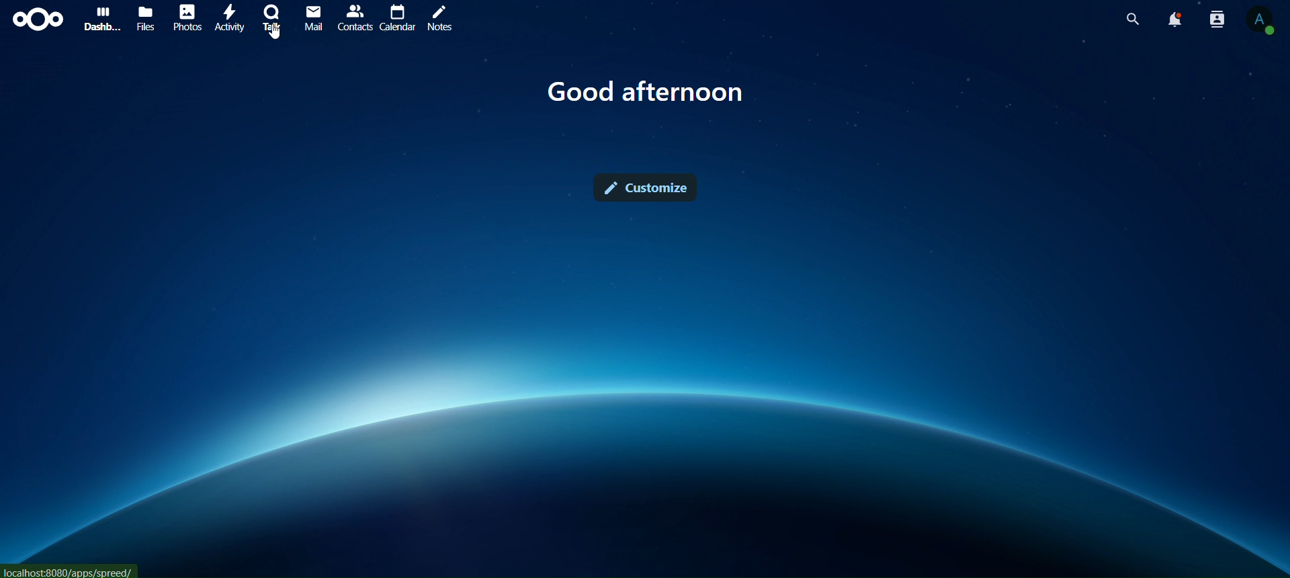 This screenshot has height=578, width=1290. What do you see at coordinates (353, 18) in the screenshot?
I see `contacts` at bounding box center [353, 18].